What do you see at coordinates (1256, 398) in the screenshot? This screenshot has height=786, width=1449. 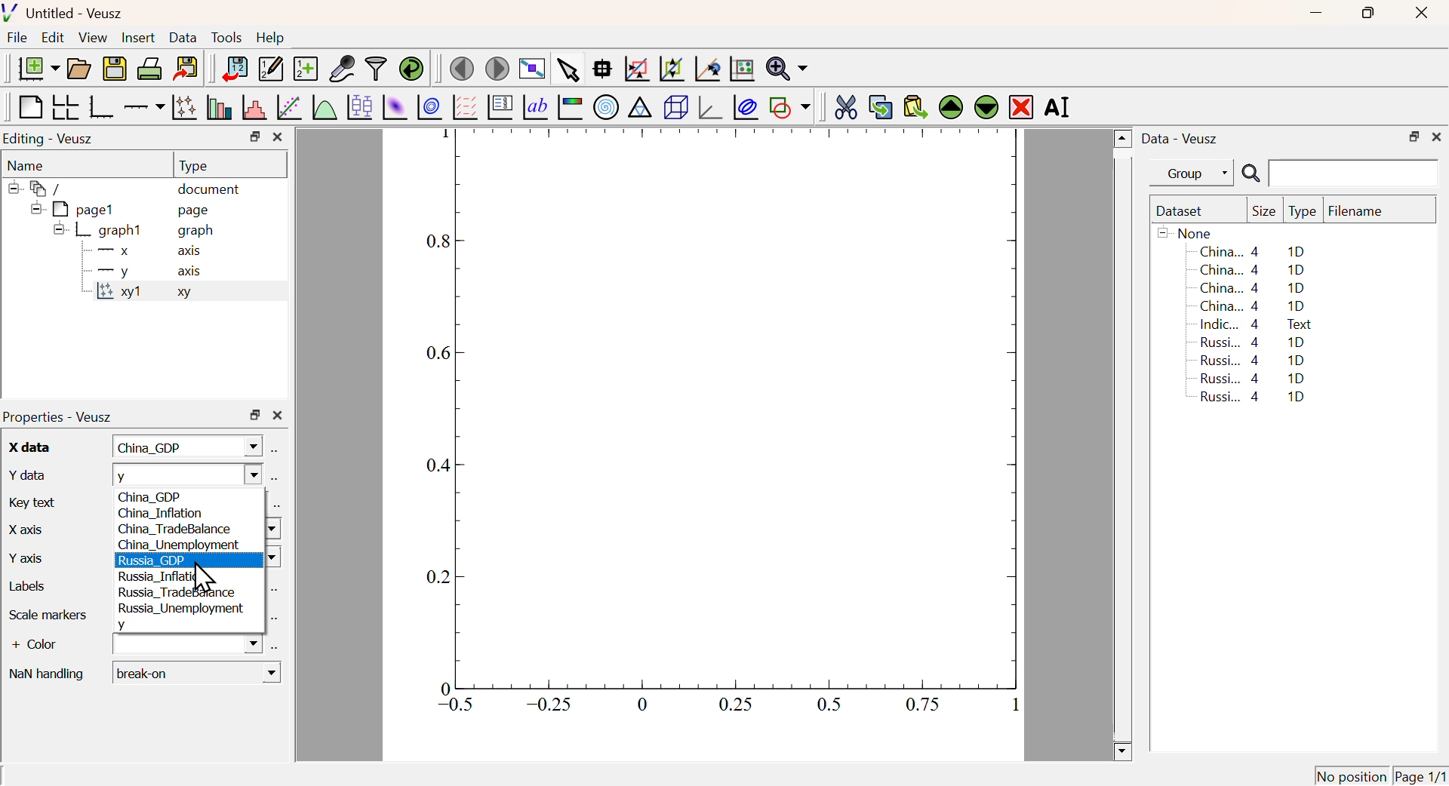 I see `Russi... 4 1D` at bounding box center [1256, 398].